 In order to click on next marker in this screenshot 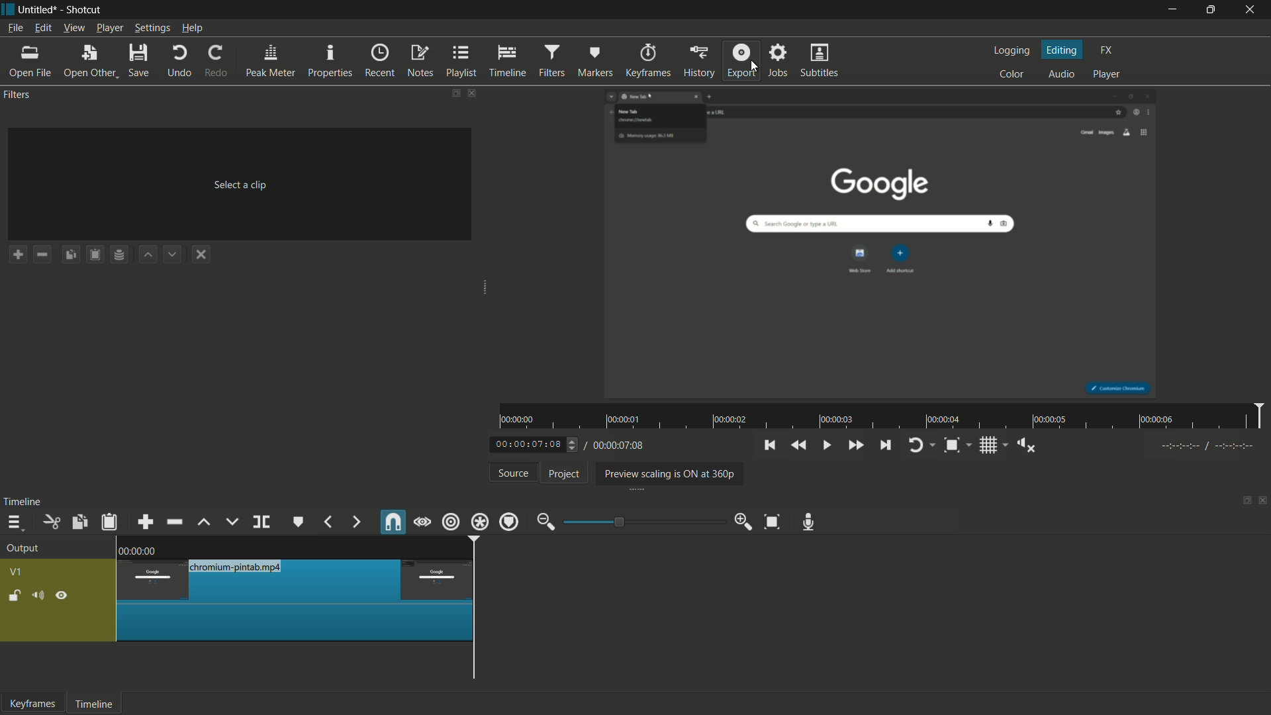, I will do `click(357, 523)`.